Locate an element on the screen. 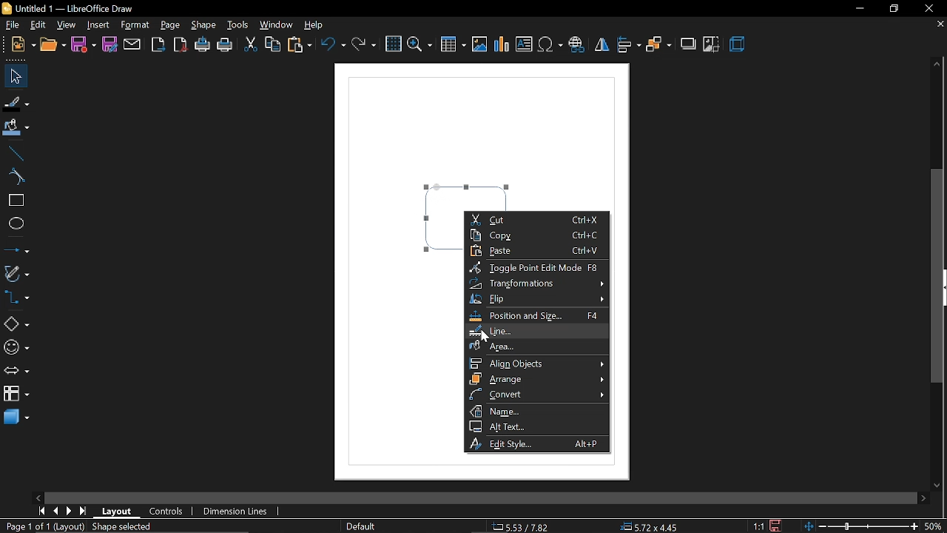 The height and width of the screenshot is (533, 947). align objects is located at coordinates (539, 363).